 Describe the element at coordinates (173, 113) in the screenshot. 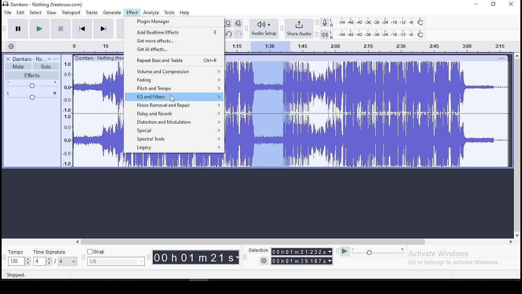

I see `delay and reverb` at that location.